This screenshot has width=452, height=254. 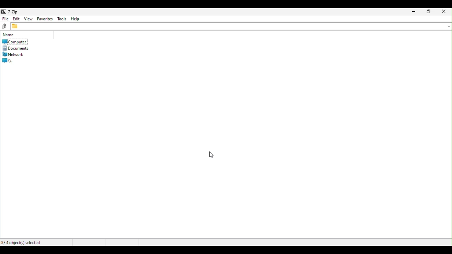 What do you see at coordinates (46, 19) in the screenshot?
I see `Favourite` at bounding box center [46, 19].